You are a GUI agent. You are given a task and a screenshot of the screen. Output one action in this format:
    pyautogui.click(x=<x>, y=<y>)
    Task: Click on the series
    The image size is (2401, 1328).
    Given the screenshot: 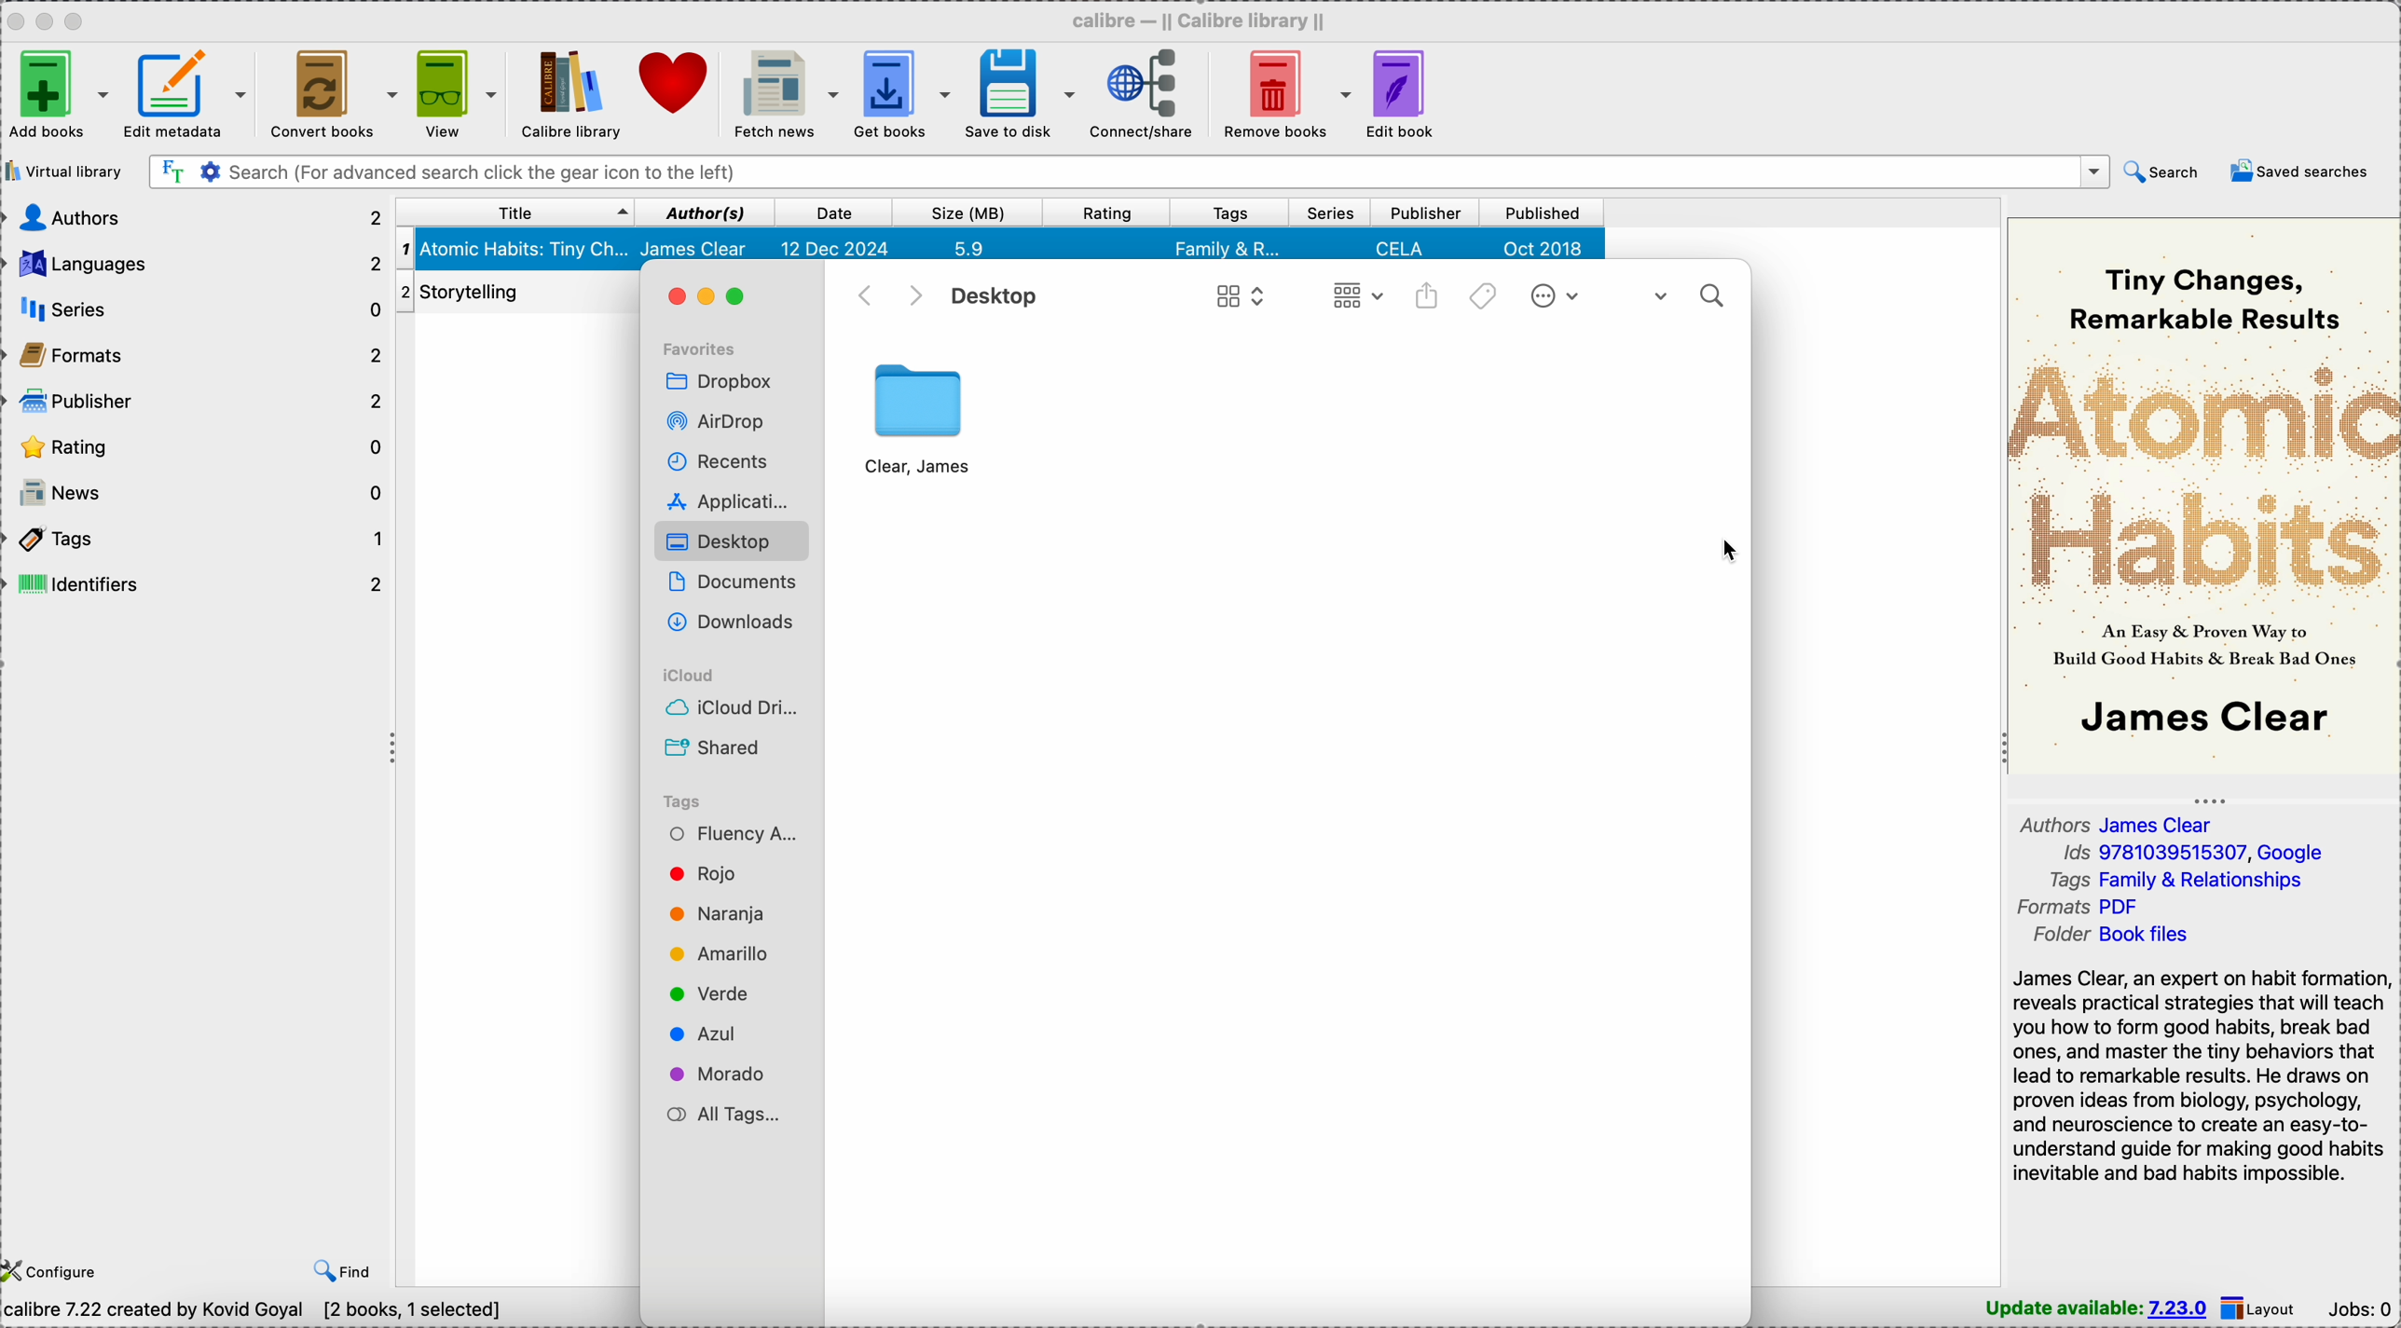 What is the action you would take?
    pyautogui.click(x=199, y=312)
    